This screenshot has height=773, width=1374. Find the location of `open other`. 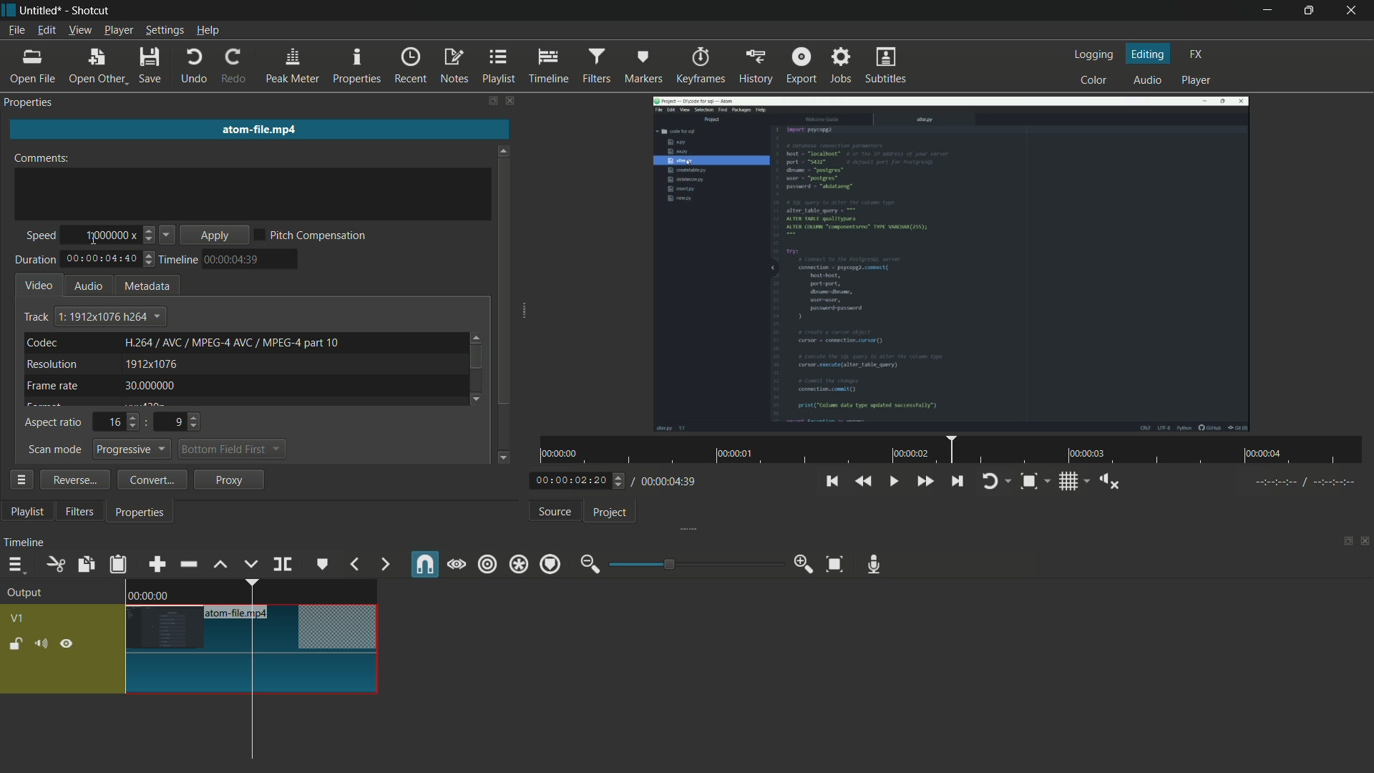

open other is located at coordinates (97, 67).